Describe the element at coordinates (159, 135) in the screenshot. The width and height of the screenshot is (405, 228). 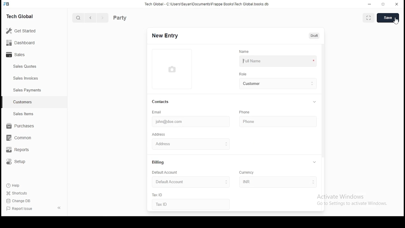
I see `address` at that location.